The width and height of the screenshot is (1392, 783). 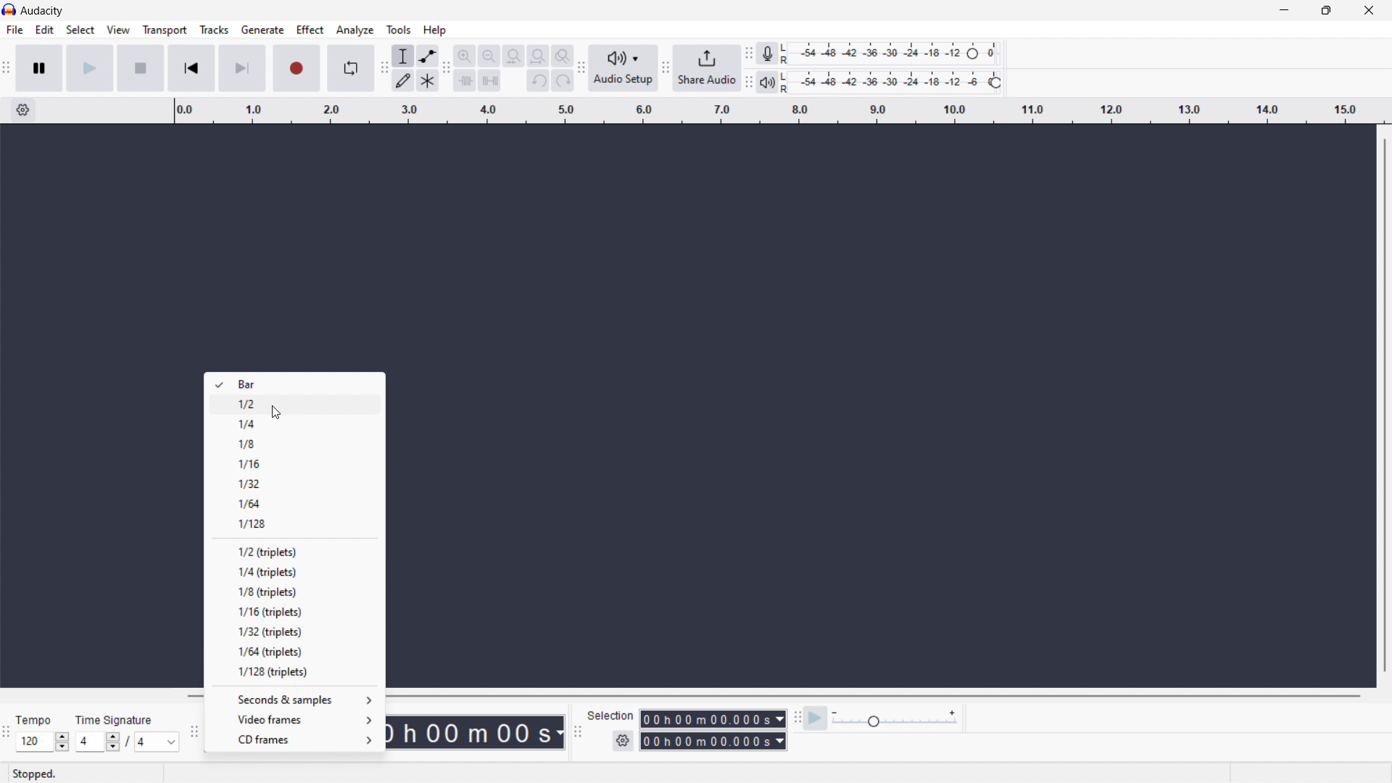 I want to click on file, so click(x=15, y=30).